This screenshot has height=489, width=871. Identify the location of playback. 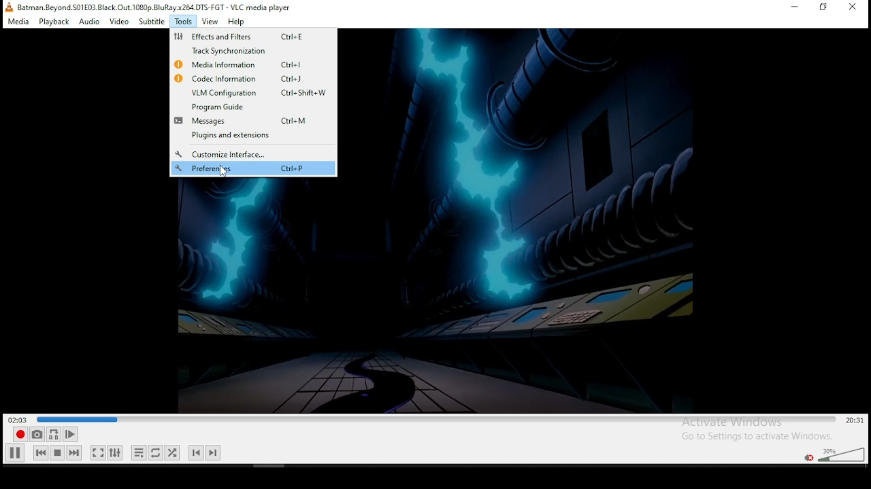
(53, 21).